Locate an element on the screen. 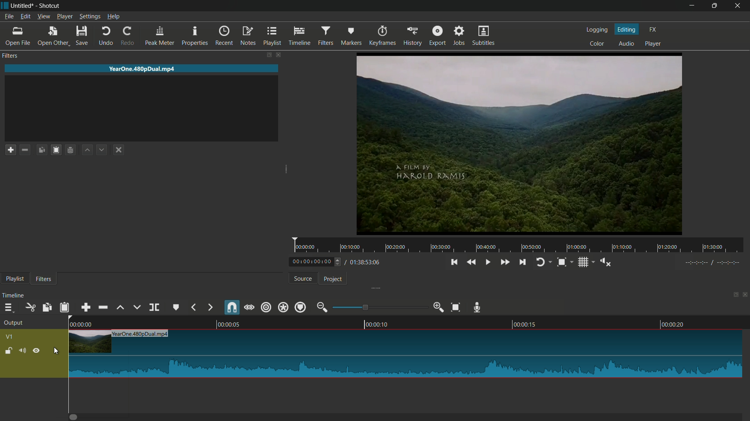  total time is located at coordinates (364, 262).